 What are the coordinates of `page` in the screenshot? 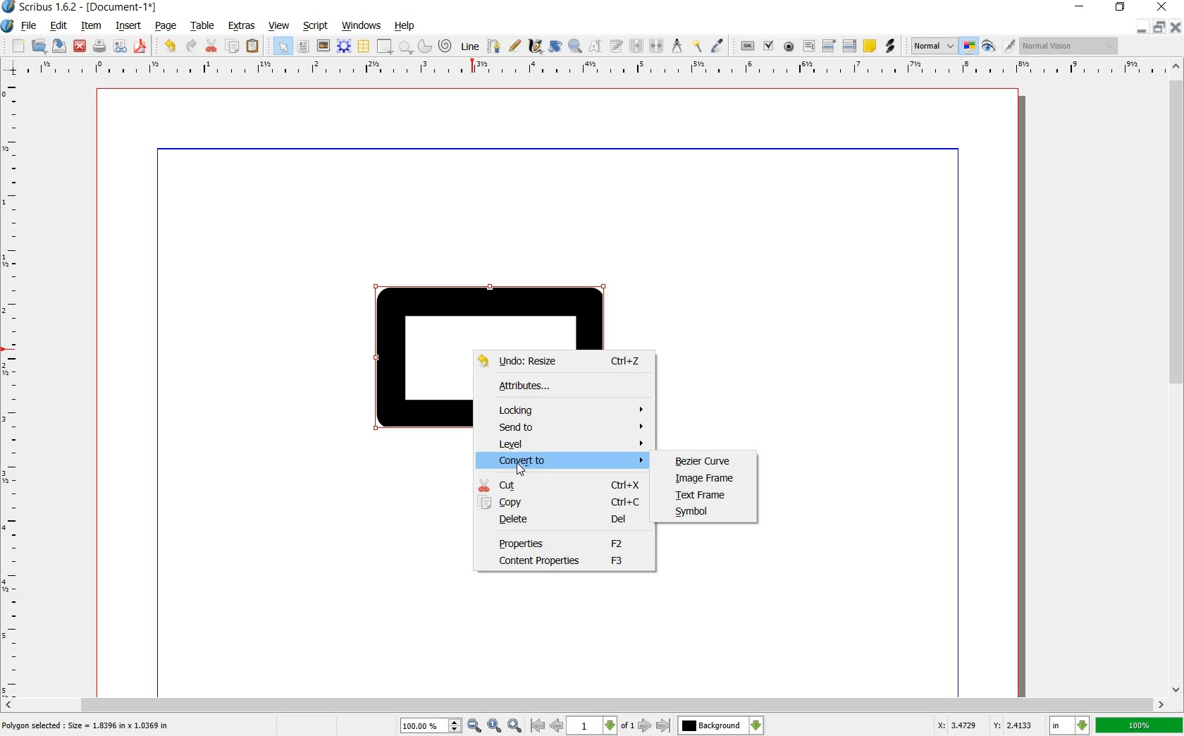 It's located at (165, 27).